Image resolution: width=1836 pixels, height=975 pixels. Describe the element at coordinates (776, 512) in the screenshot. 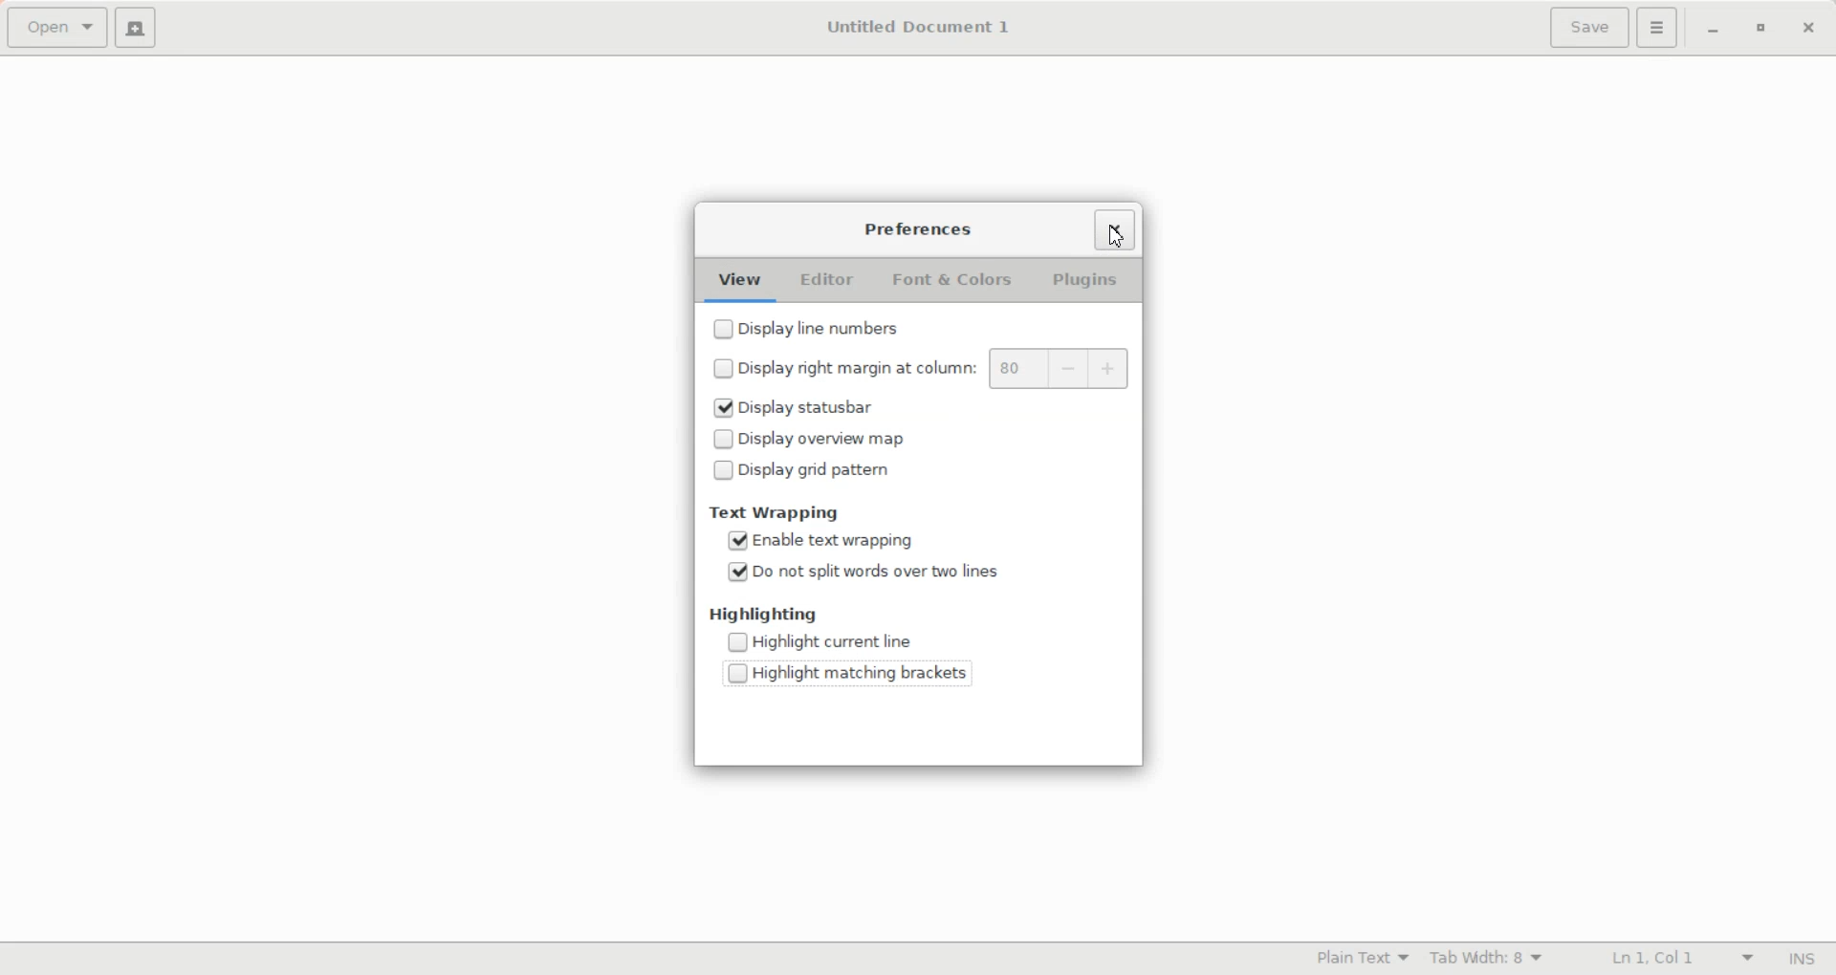

I see `Text Wrapping` at that location.